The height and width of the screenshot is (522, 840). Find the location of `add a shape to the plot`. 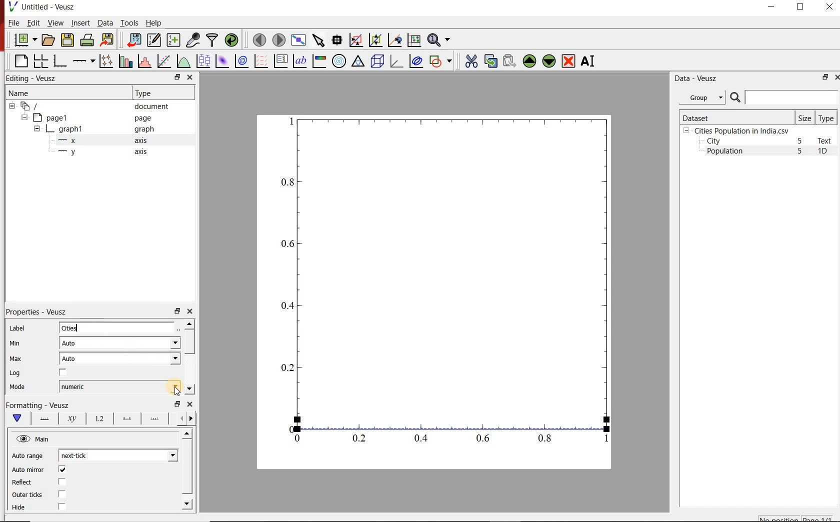

add a shape to the plot is located at coordinates (441, 60).